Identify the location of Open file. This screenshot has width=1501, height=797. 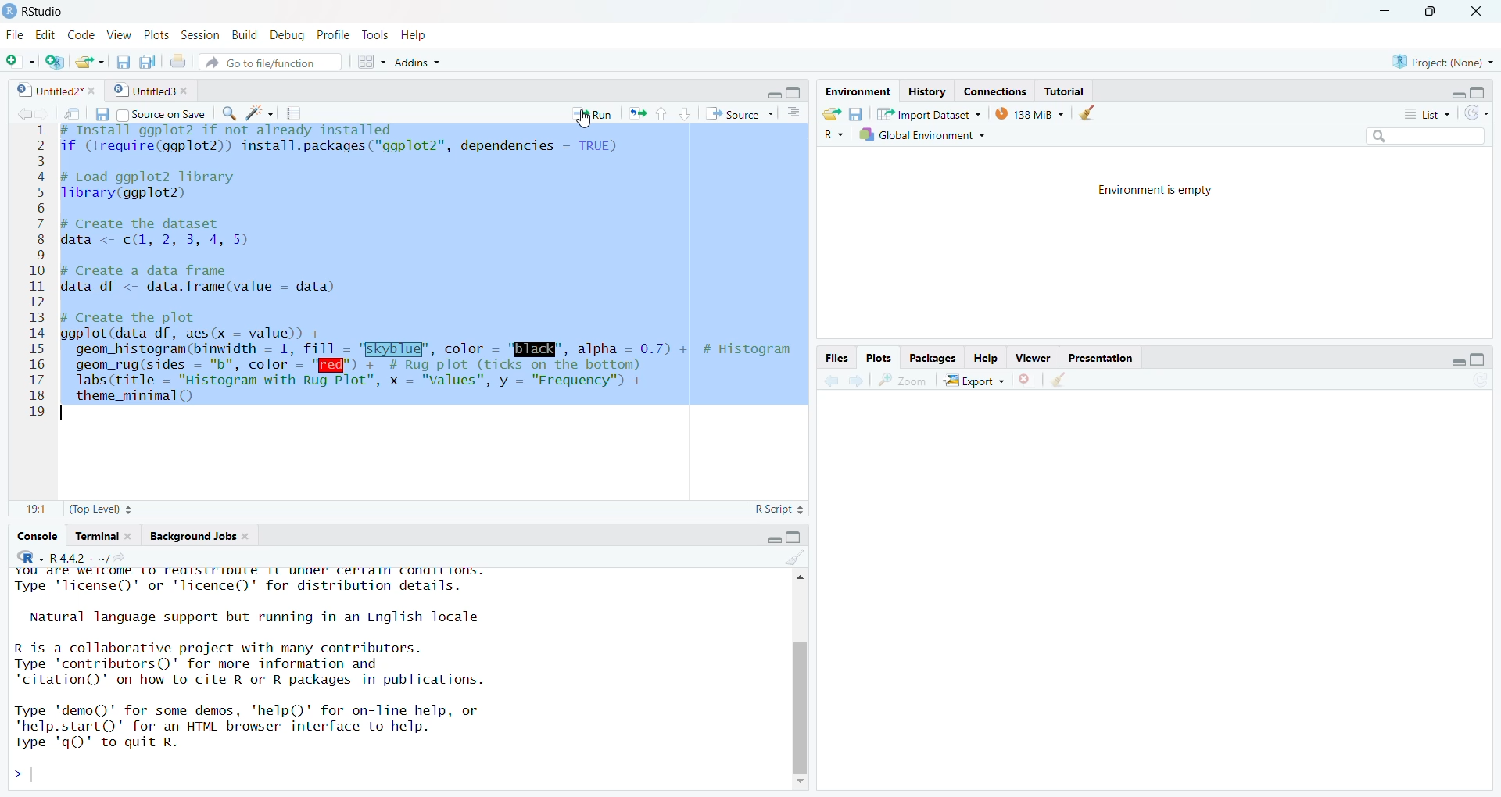
(89, 60).